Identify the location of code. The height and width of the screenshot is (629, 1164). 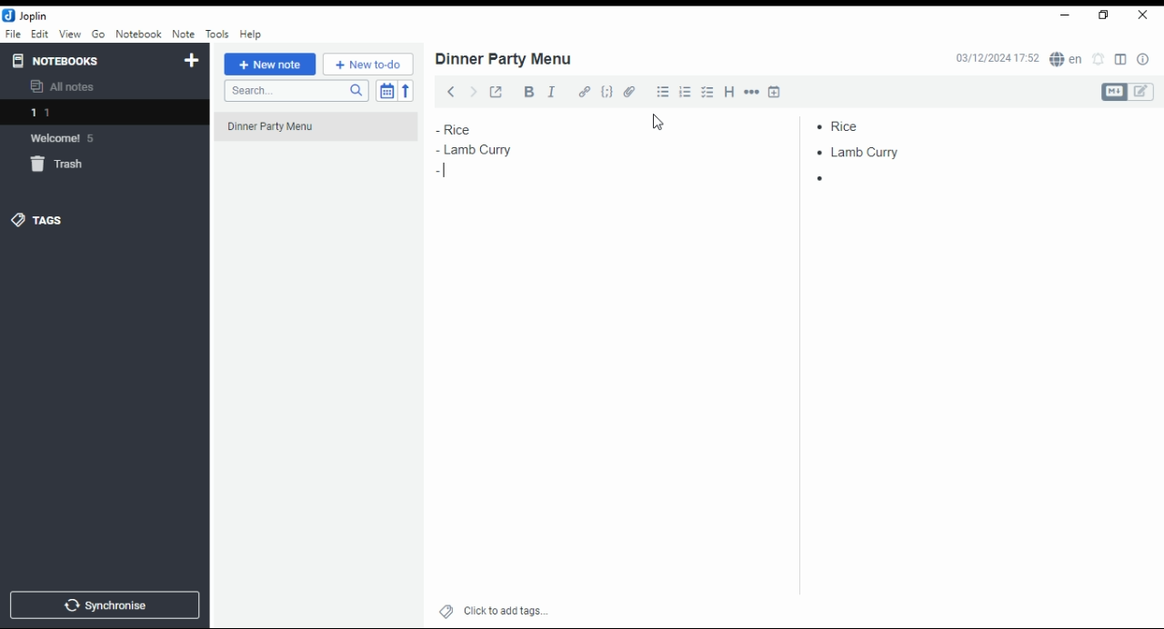
(608, 94).